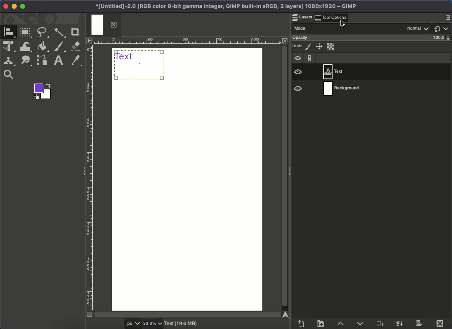  I want to click on Scroll, so click(189, 314).